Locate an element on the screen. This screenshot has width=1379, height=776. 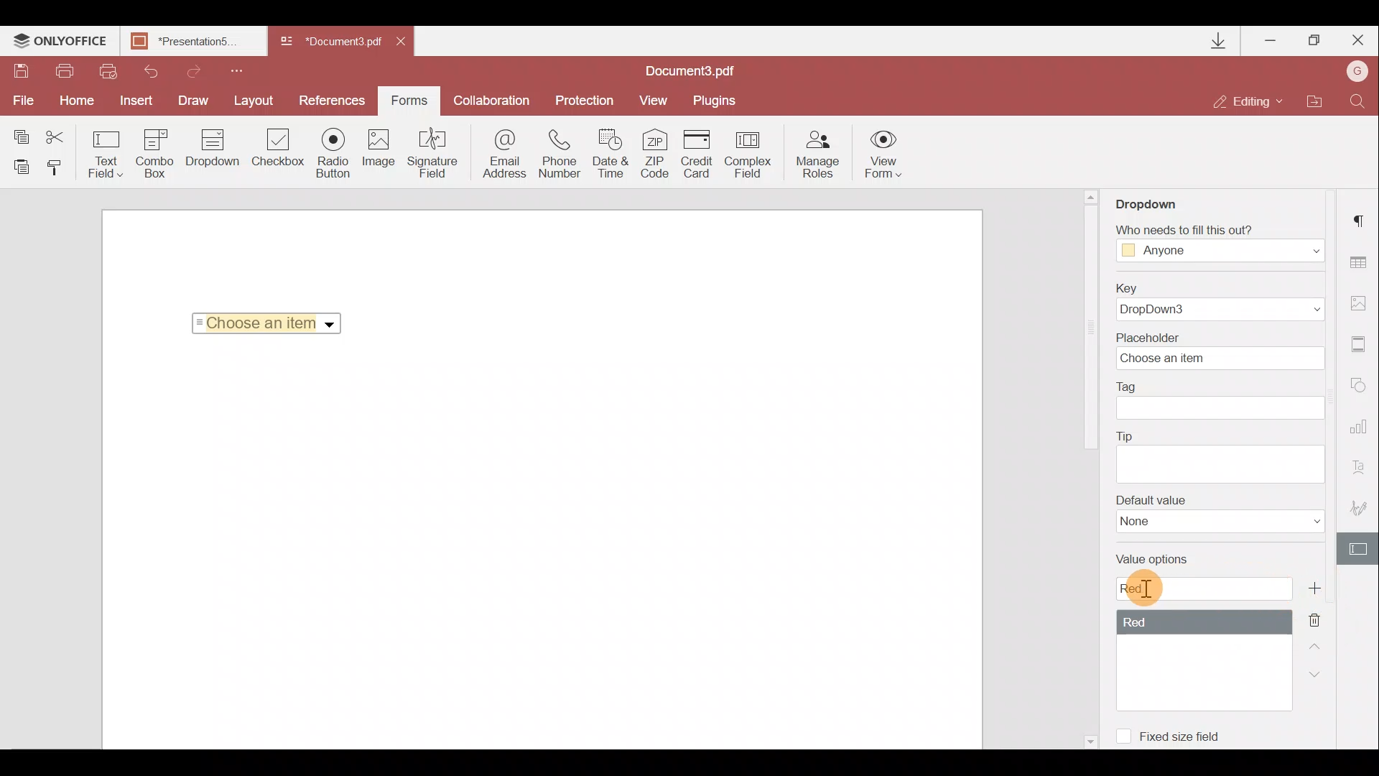
Combo box is located at coordinates (154, 154).